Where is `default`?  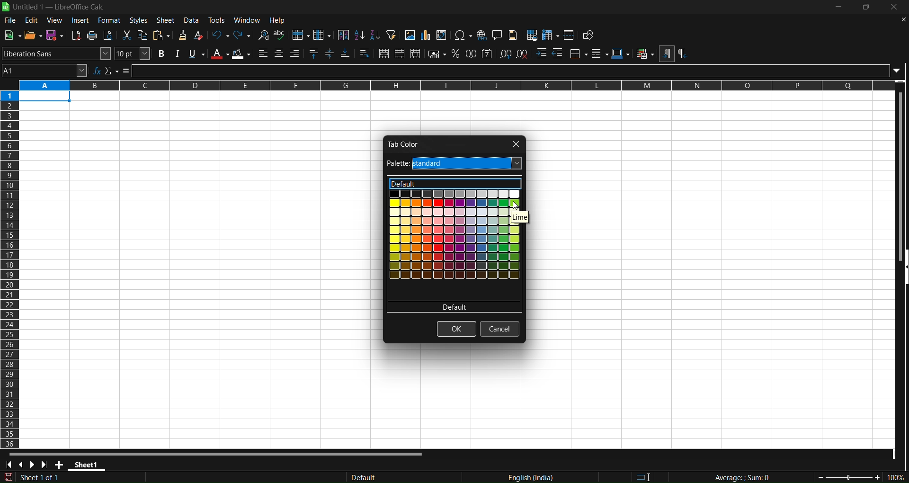
default is located at coordinates (454, 184).